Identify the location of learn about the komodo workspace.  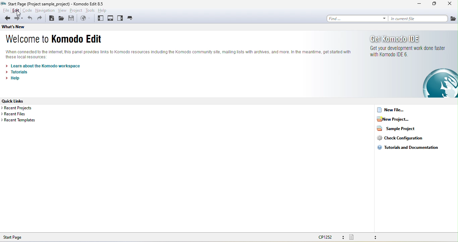
(42, 65).